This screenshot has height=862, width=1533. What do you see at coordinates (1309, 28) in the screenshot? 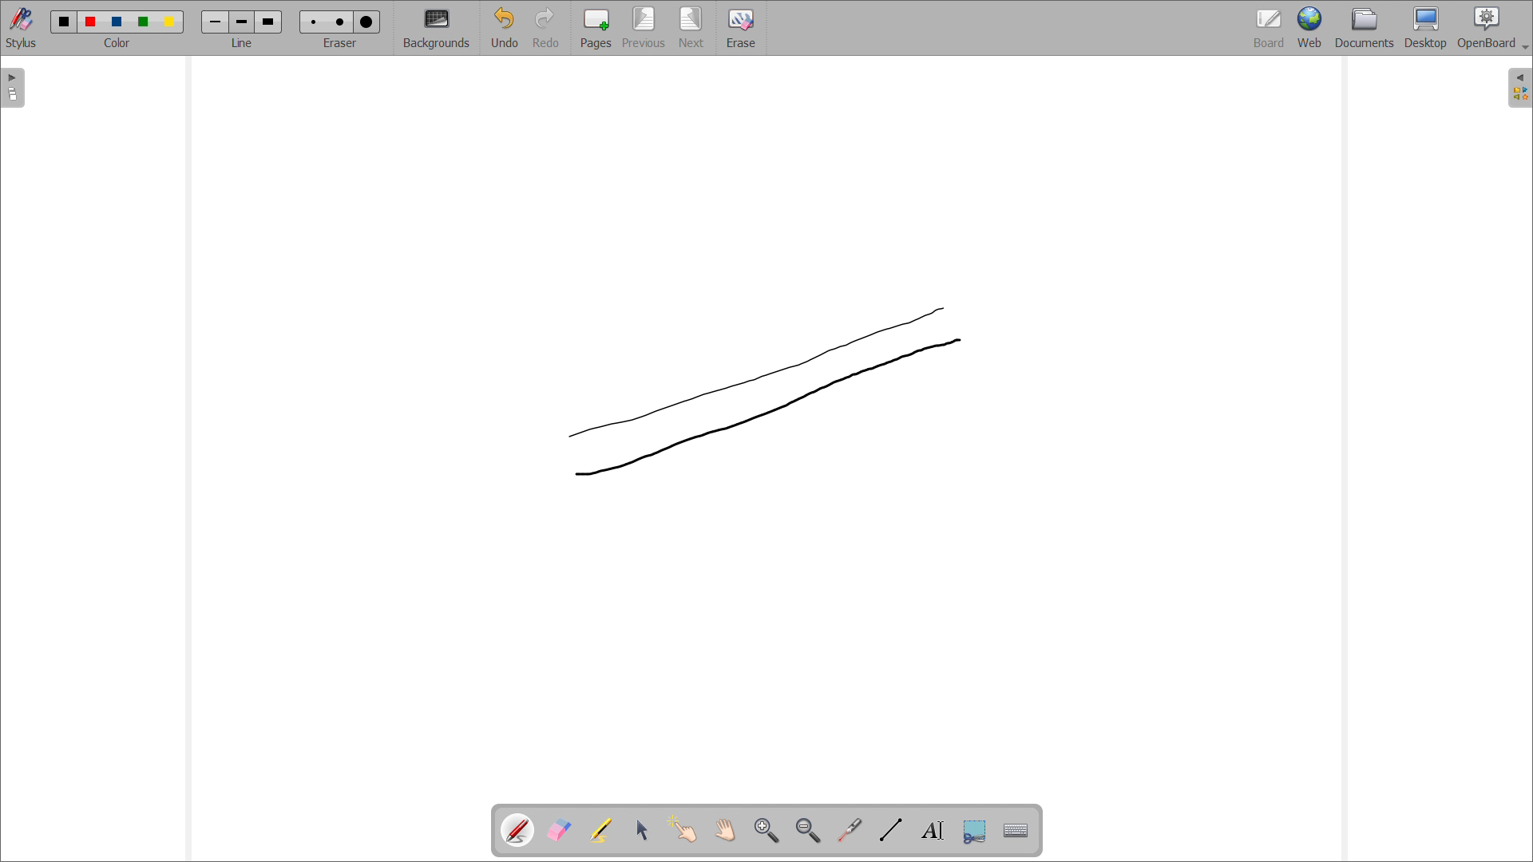
I see `web` at bounding box center [1309, 28].